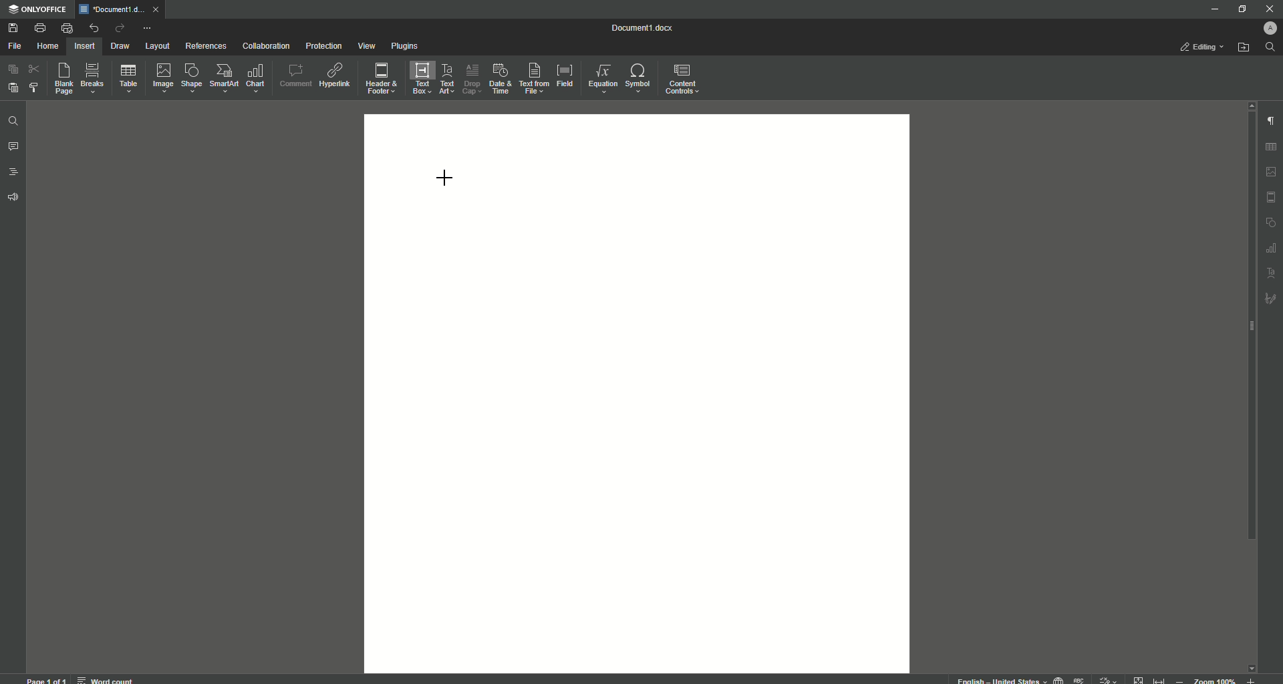 The width and height of the screenshot is (1283, 684). I want to click on References, so click(206, 45).